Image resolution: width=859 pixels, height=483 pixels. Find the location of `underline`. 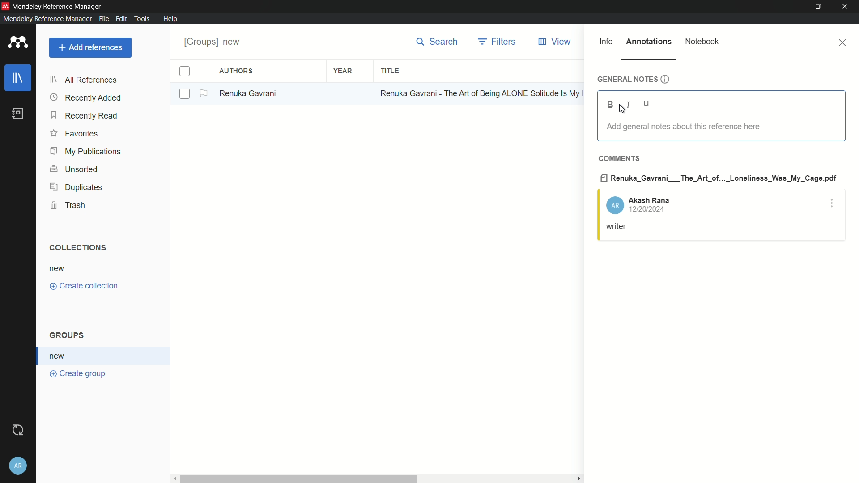

underline is located at coordinates (647, 104).